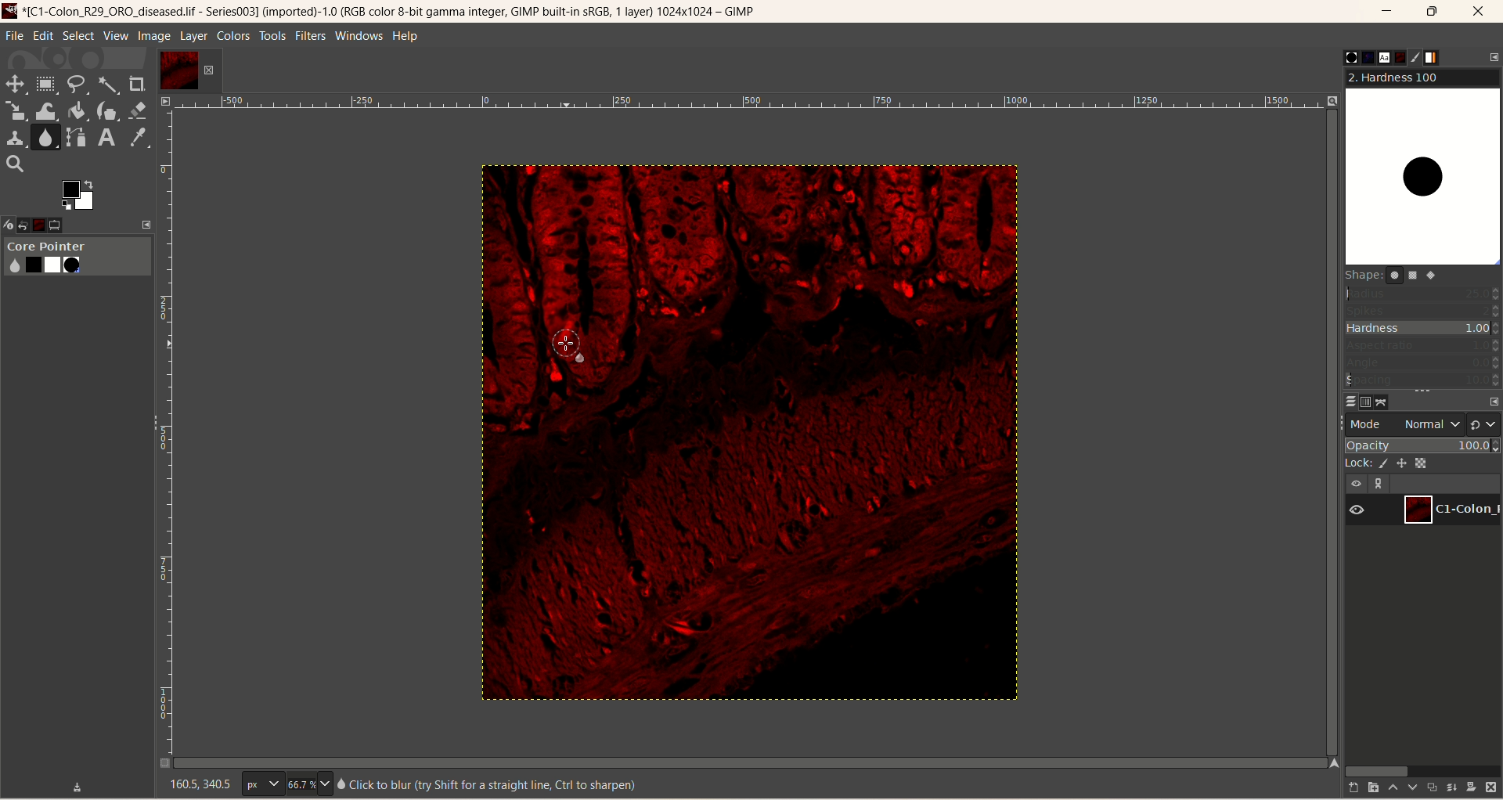  What do you see at coordinates (1485, 423) in the screenshot?
I see `switch to another group of mode` at bounding box center [1485, 423].